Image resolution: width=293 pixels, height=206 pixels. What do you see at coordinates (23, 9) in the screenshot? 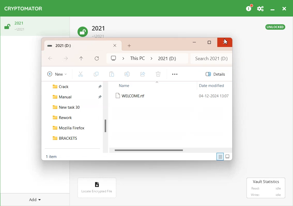
I see `Logo` at bounding box center [23, 9].